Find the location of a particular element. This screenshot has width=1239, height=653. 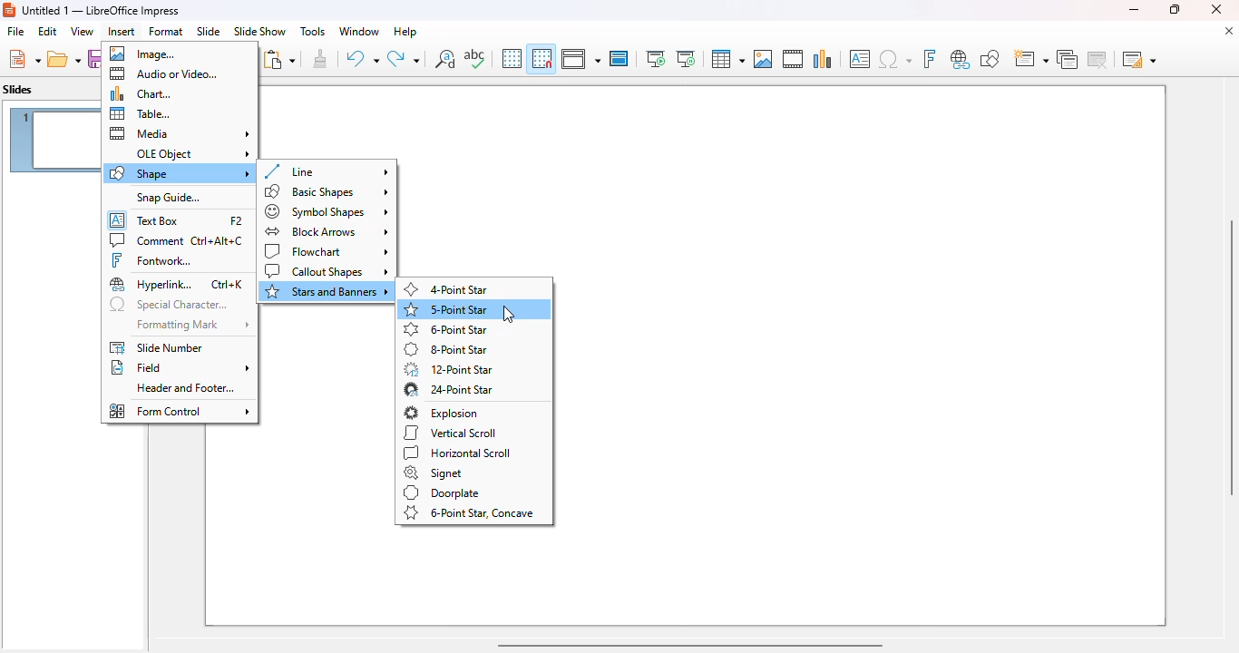

master slide is located at coordinates (619, 58).